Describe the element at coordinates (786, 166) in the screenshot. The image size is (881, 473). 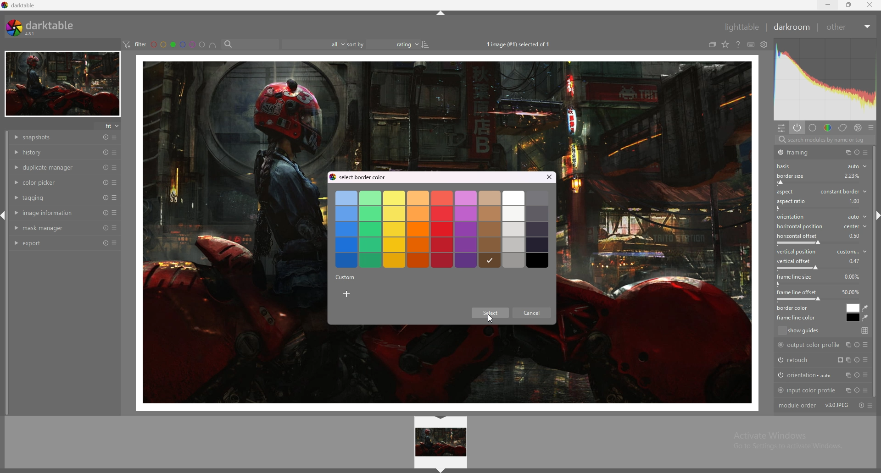
I see `basis` at that location.